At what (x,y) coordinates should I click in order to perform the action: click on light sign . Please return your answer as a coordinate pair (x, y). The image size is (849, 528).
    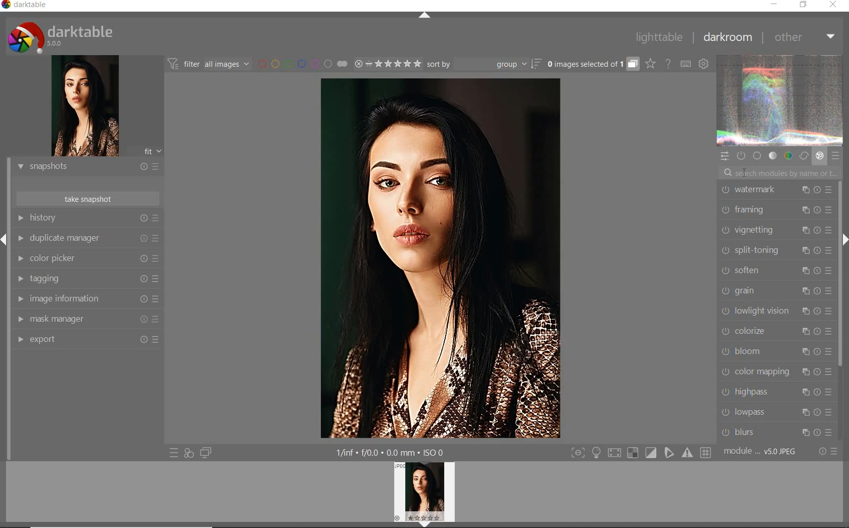
    Looking at the image, I should click on (597, 453).